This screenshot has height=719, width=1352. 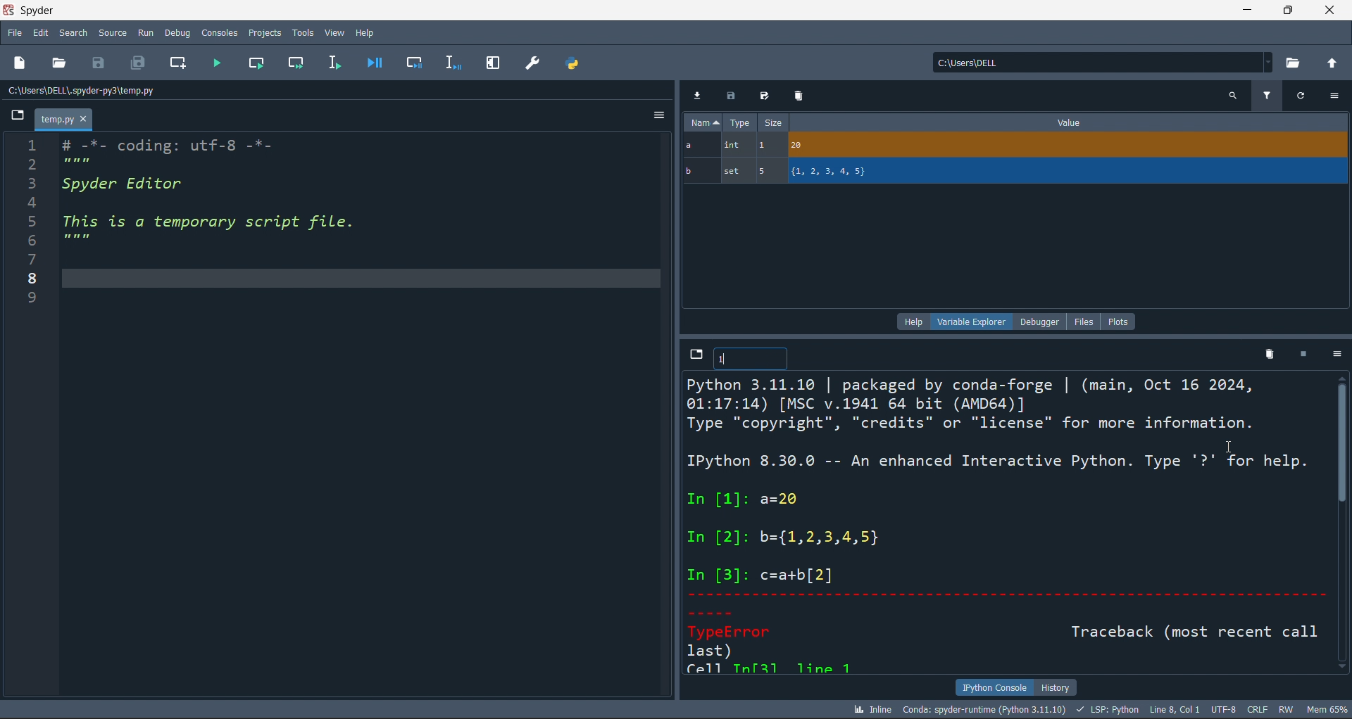 What do you see at coordinates (1042, 321) in the screenshot?
I see `debugger` at bounding box center [1042, 321].